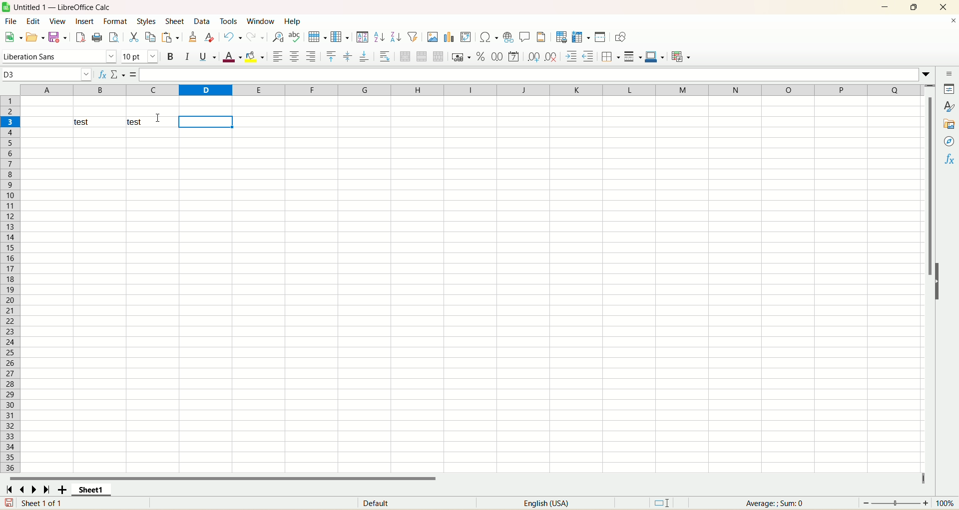 This screenshot has height=510, width=959. What do you see at coordinates (8, 489) in the screenshot?
I see `first sheet` at bounding box center [8, 489].